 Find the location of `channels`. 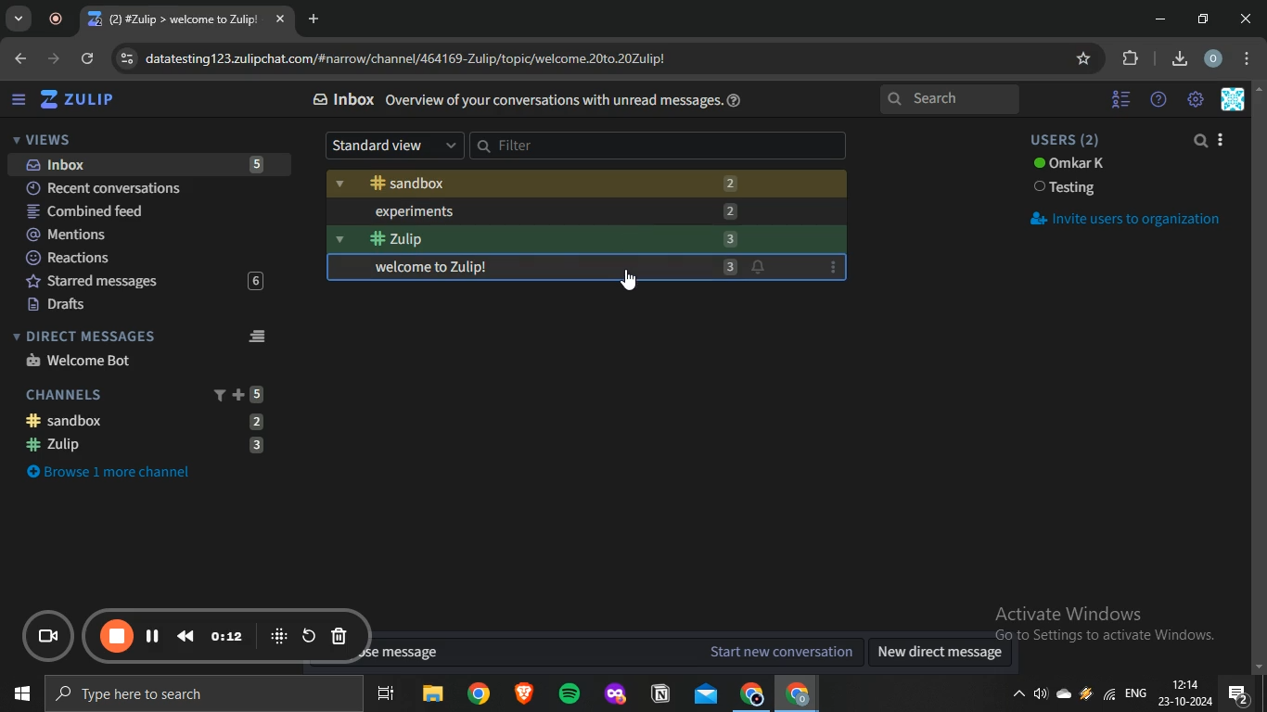

channels is located at coordinates (147, 393).